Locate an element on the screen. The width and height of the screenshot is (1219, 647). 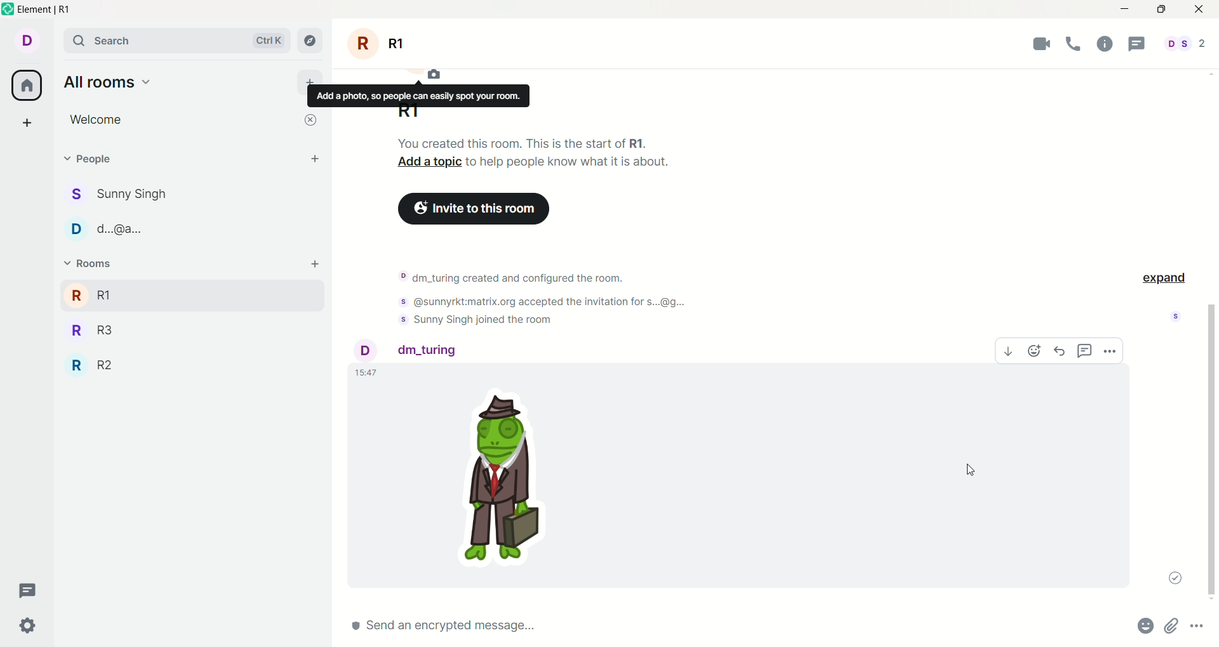
vertical scroll bar is located at coordinates (1210, 454).